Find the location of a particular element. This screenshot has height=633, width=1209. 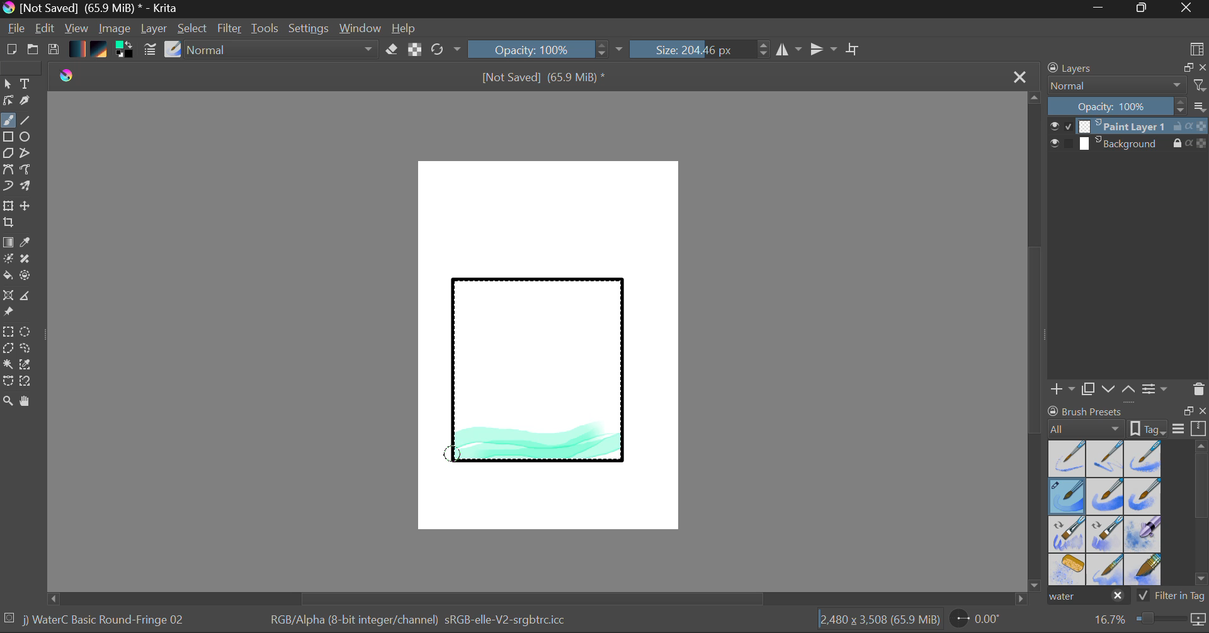

Select is located at coordinates (8, 84).